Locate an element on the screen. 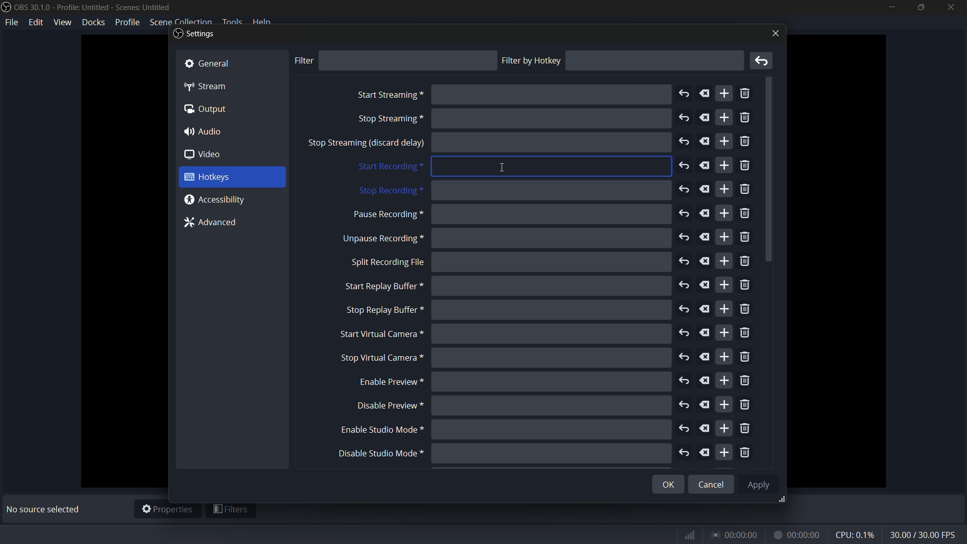 The height and width of the screenshot is (544, 967). start recording is located at coordinates (389, 167).